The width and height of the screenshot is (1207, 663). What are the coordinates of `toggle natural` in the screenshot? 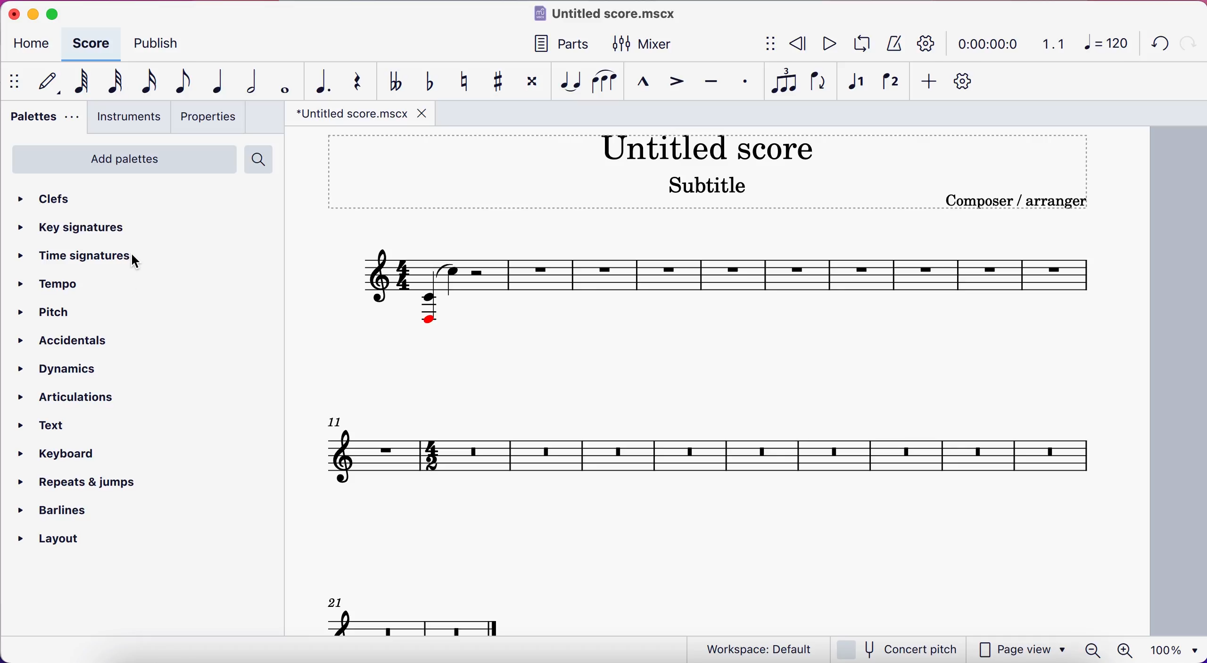 It's located at (460, 80).